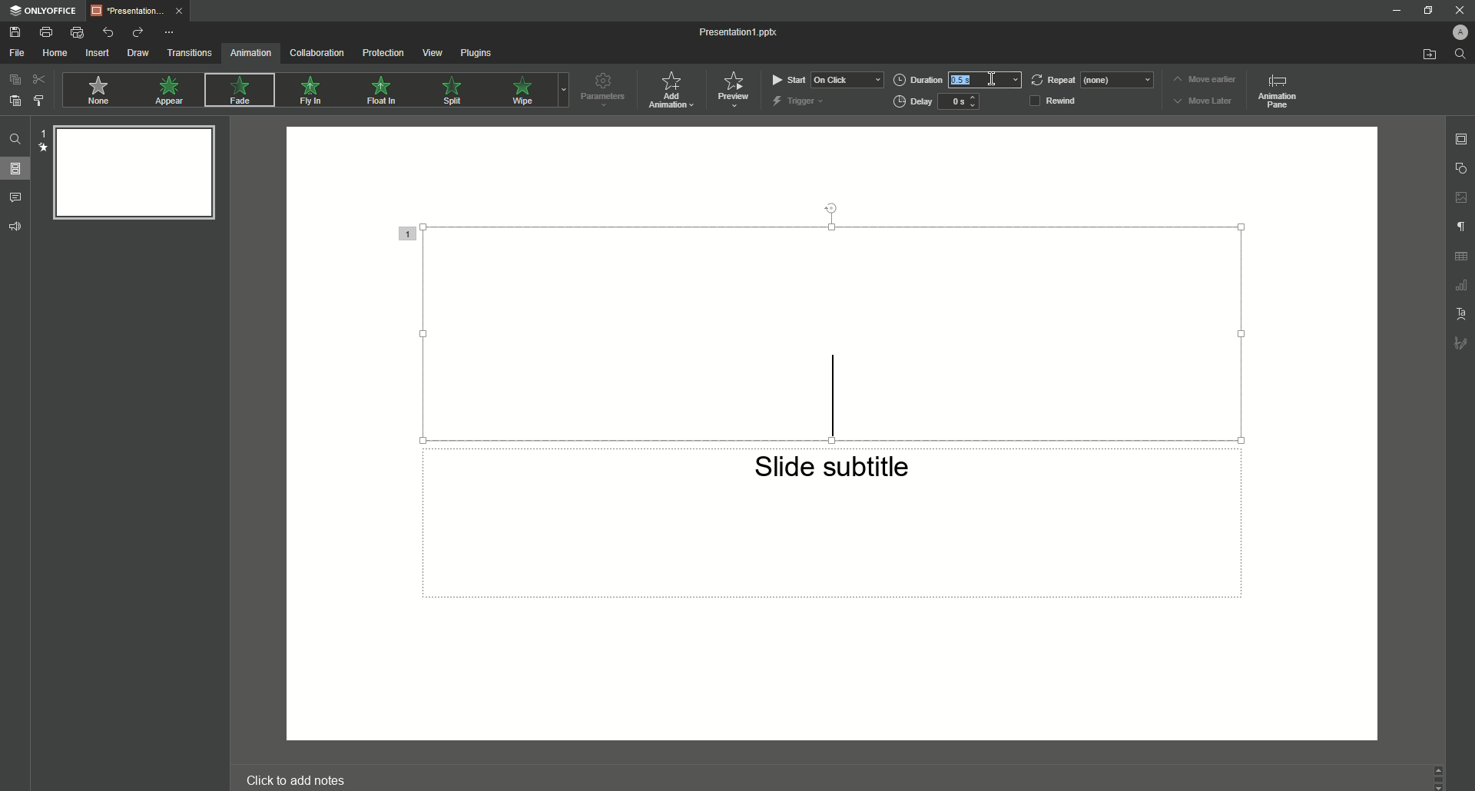 The image size is (1475, 791). What do you see at coordinates (1461, 256) in the screenshot?
I see `Unnamed Icons` at bounding box center [1461, 256].